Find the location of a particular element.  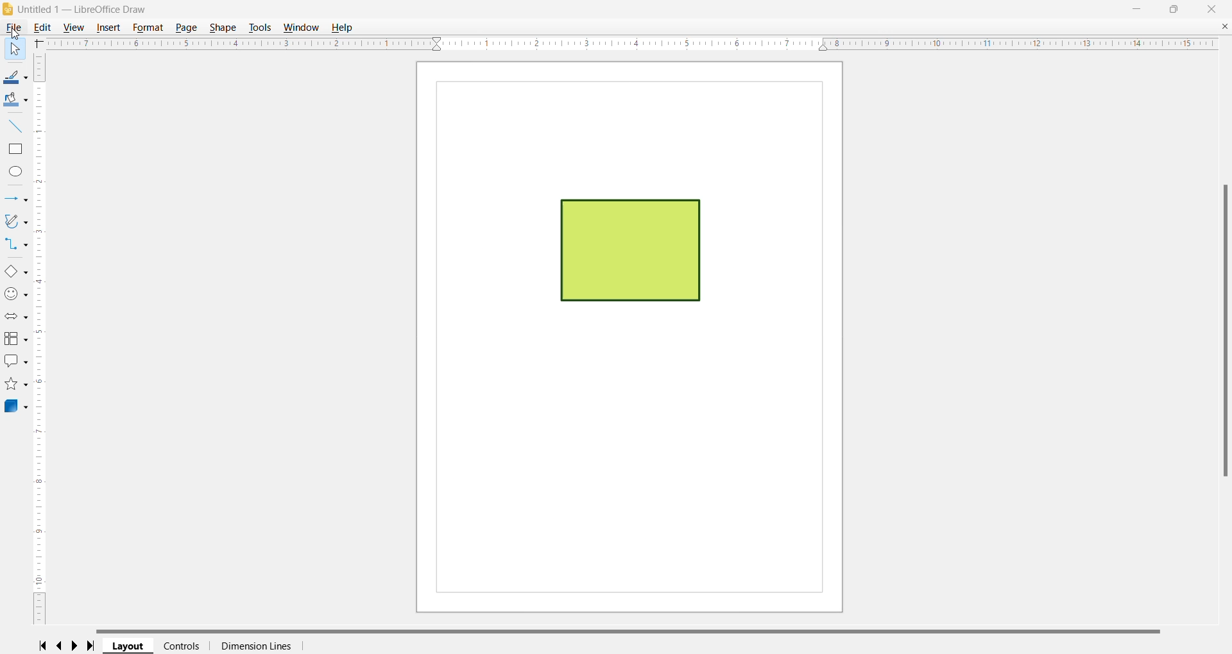

Page is located at coordinates (188, 28).